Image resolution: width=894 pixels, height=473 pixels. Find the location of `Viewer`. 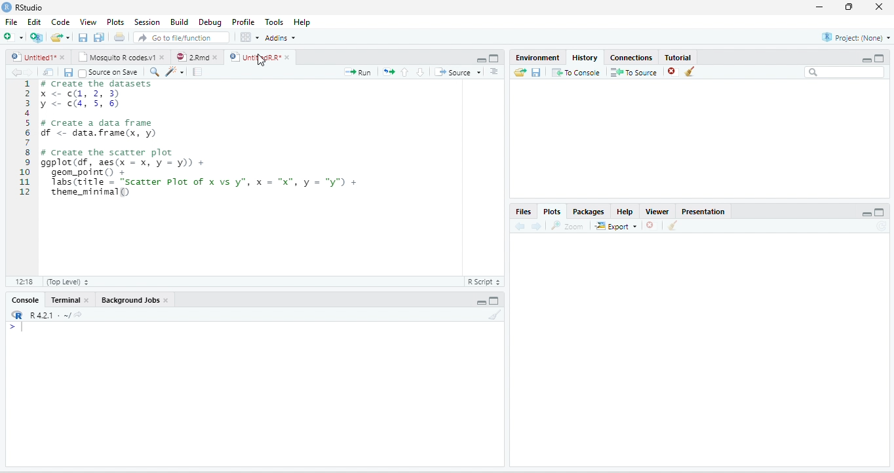

Viewer is located at coordinates (658, 211).